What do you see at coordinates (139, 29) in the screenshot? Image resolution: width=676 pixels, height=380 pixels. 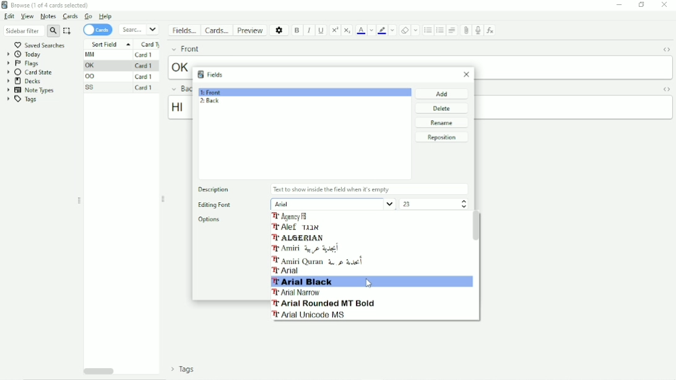 I see `Search` at bounding box center [139, 29].